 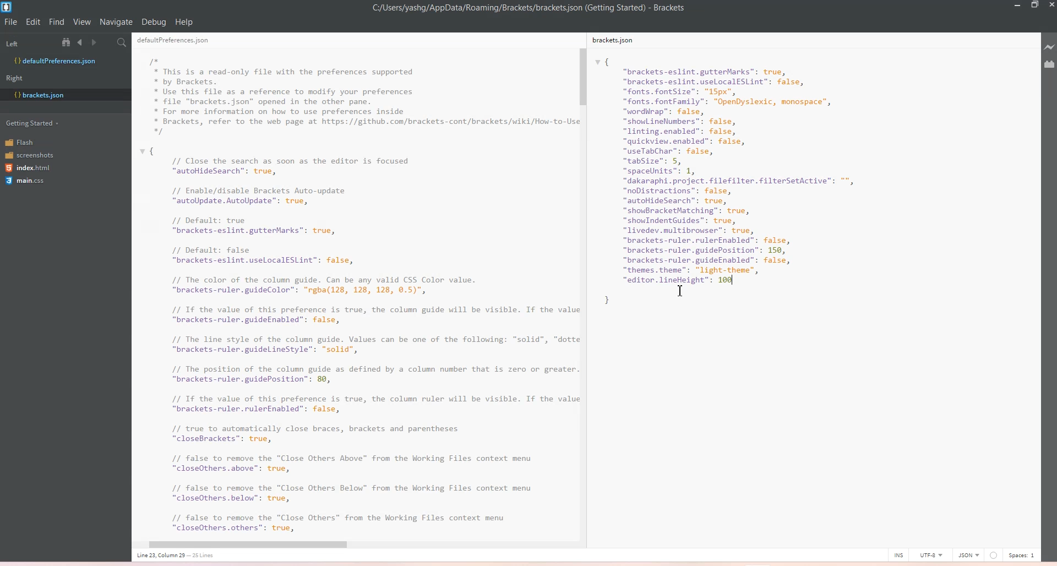 I want to click on defaultPreferences.json, so click(x=177, y=40).